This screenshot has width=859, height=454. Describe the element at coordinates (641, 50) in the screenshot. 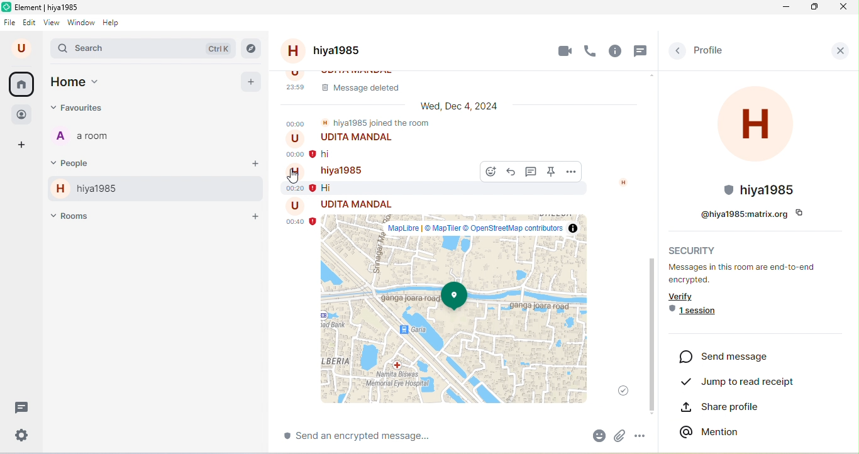

I see `threads` at that location.